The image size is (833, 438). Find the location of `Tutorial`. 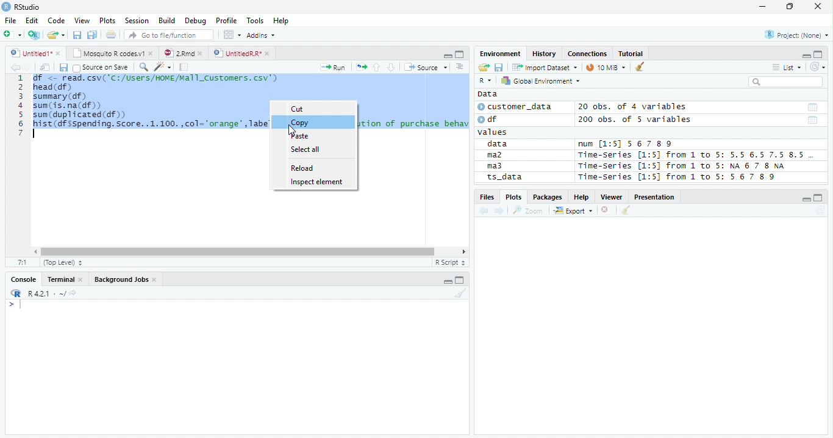

Tutorial is located at coordinates (631, 53).